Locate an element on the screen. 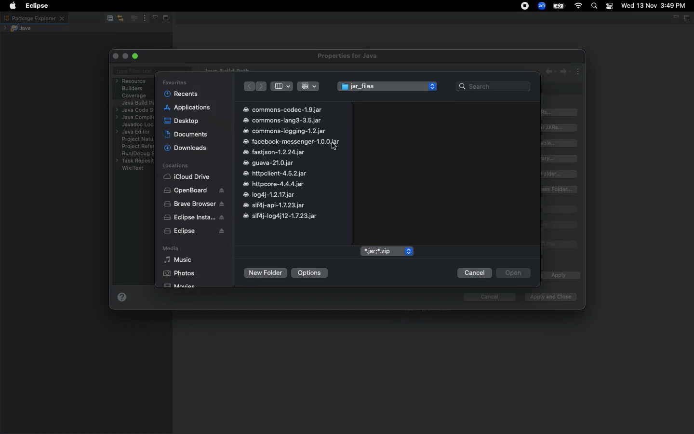  Favorites is located at coordinates (174, 82).